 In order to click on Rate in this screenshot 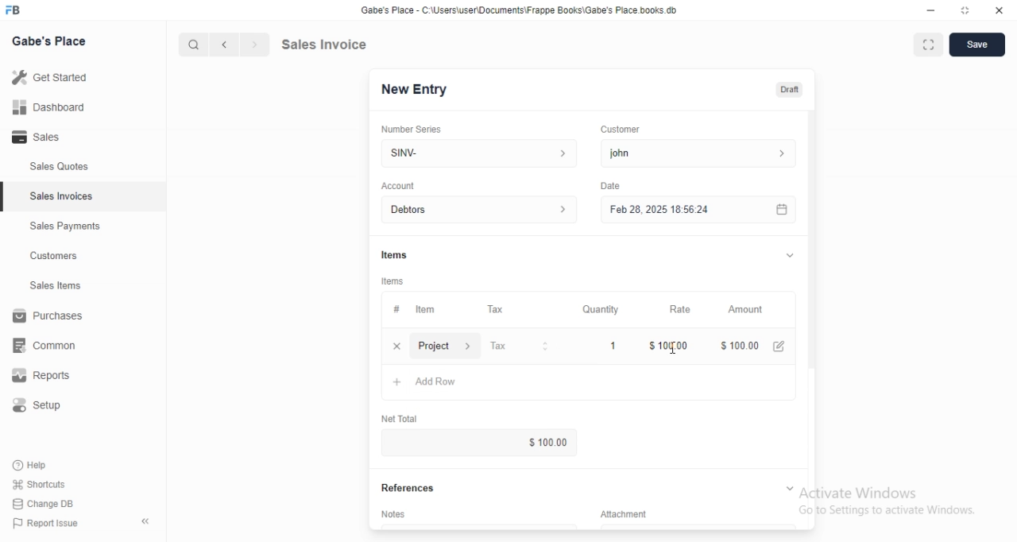, I will do `click(678, 309)`.